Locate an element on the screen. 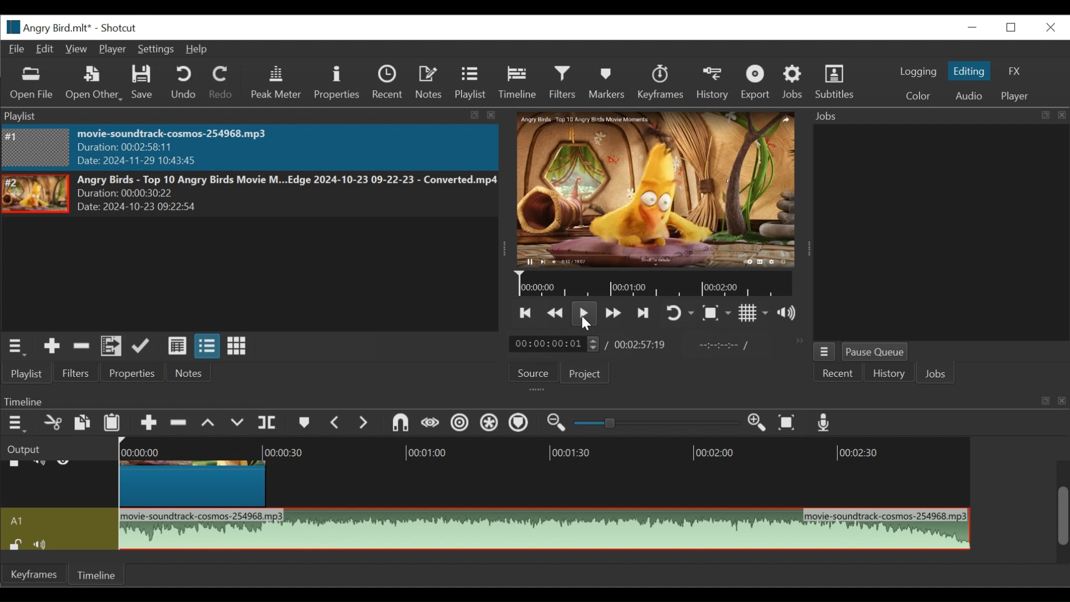  minimize is located at coordinates (972, 26).